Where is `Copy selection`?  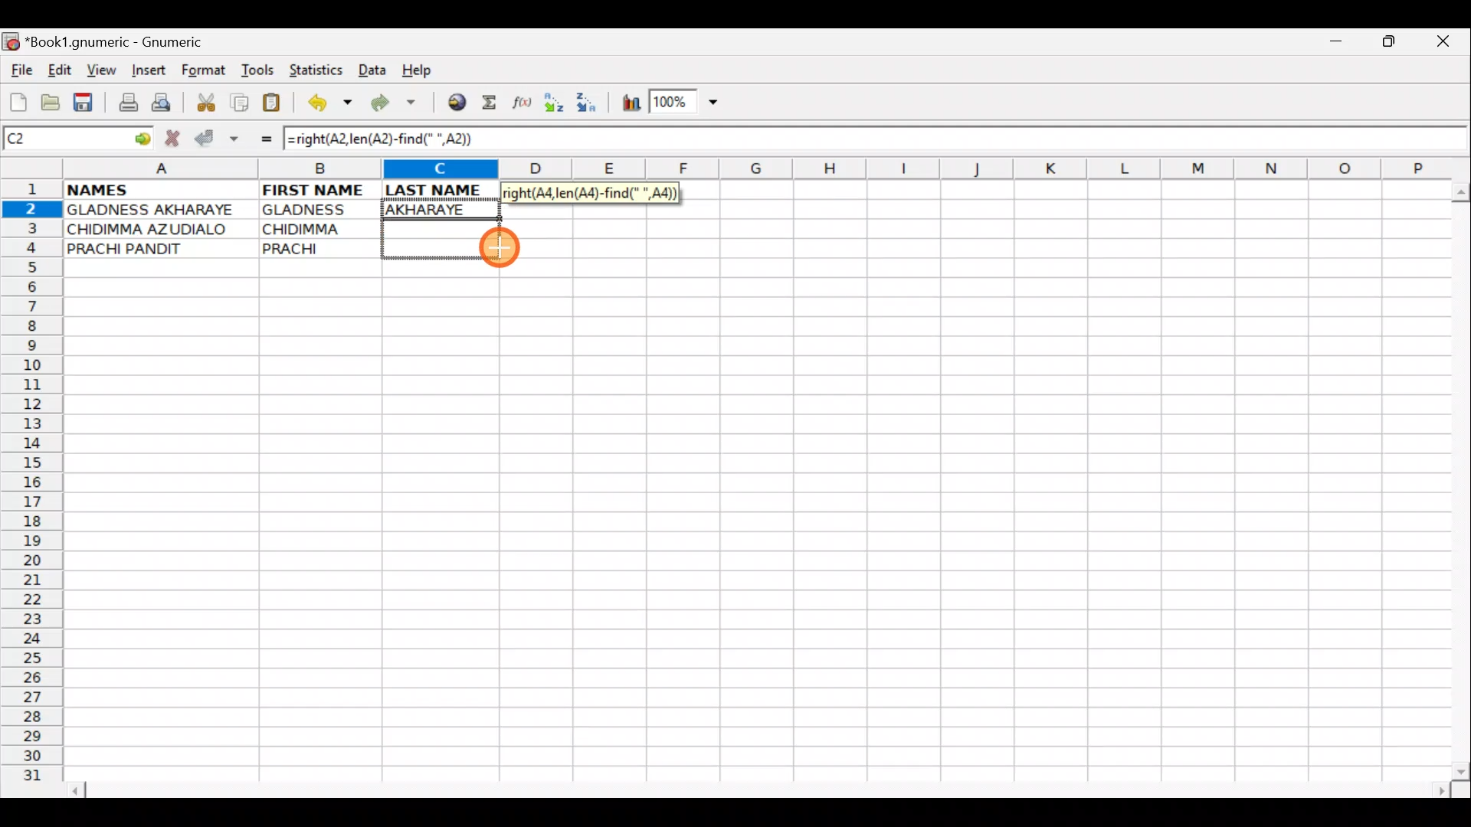 Copy selection is located at coordinates (241, 102).